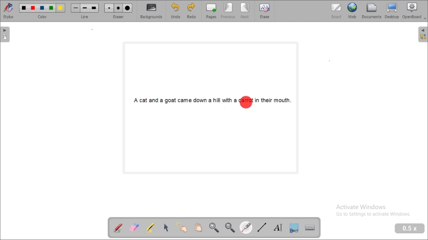 This screenshot has height=240, width=428. I want to click on board, so click(336, 11).